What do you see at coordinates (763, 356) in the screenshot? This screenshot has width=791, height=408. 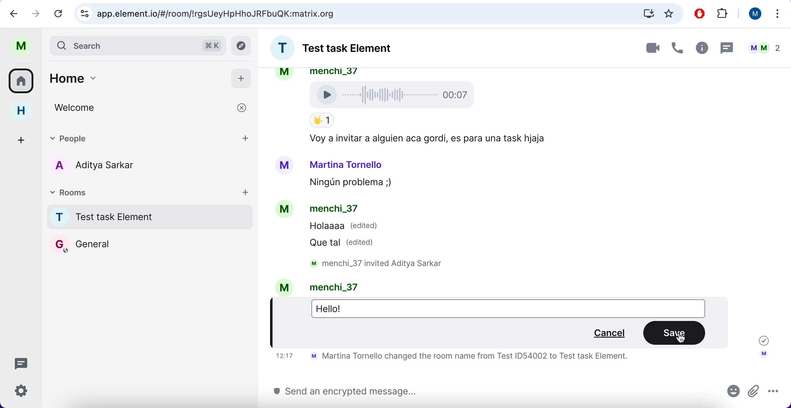 I see `account` at bounding box center [763, 356].